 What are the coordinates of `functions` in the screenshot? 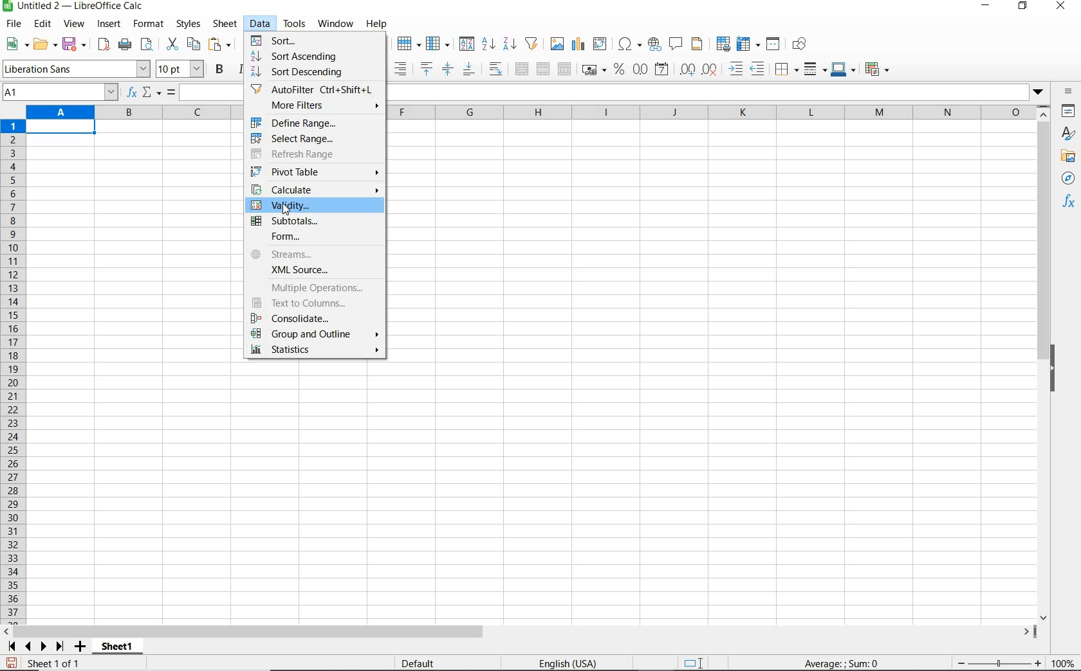 It's located at (1071, 202).